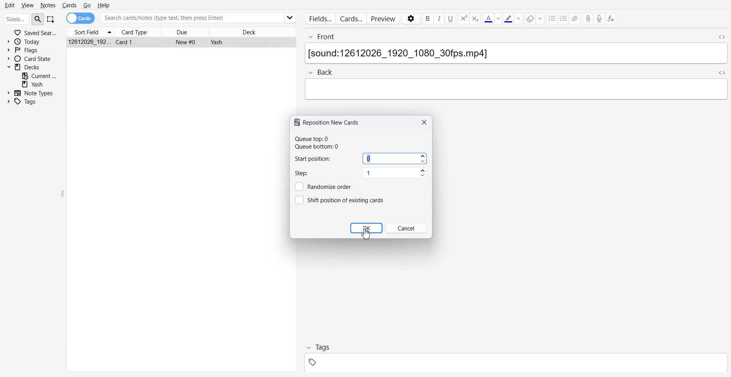 This screenshot has height=377, width=731. I want to click on Note Types, so click(30, 92).